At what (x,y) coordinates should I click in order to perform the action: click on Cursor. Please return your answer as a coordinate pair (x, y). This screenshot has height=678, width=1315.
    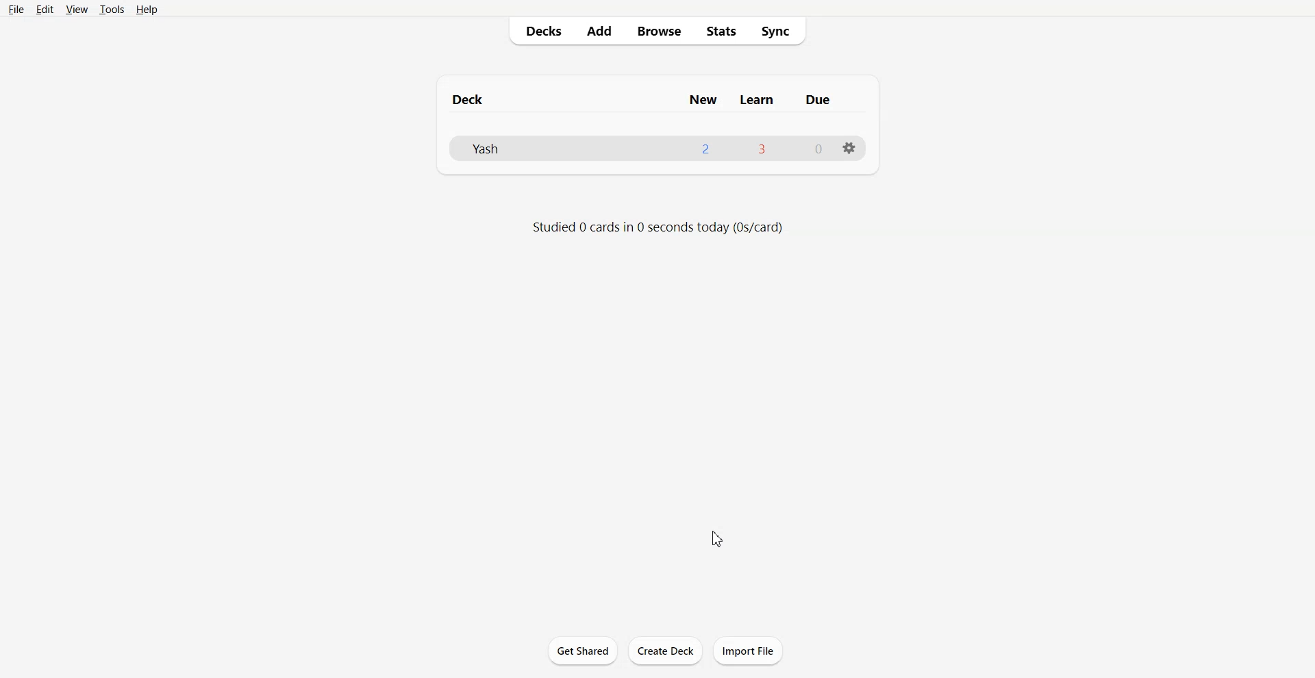
    Looking at the image, I should click on (718, 538).